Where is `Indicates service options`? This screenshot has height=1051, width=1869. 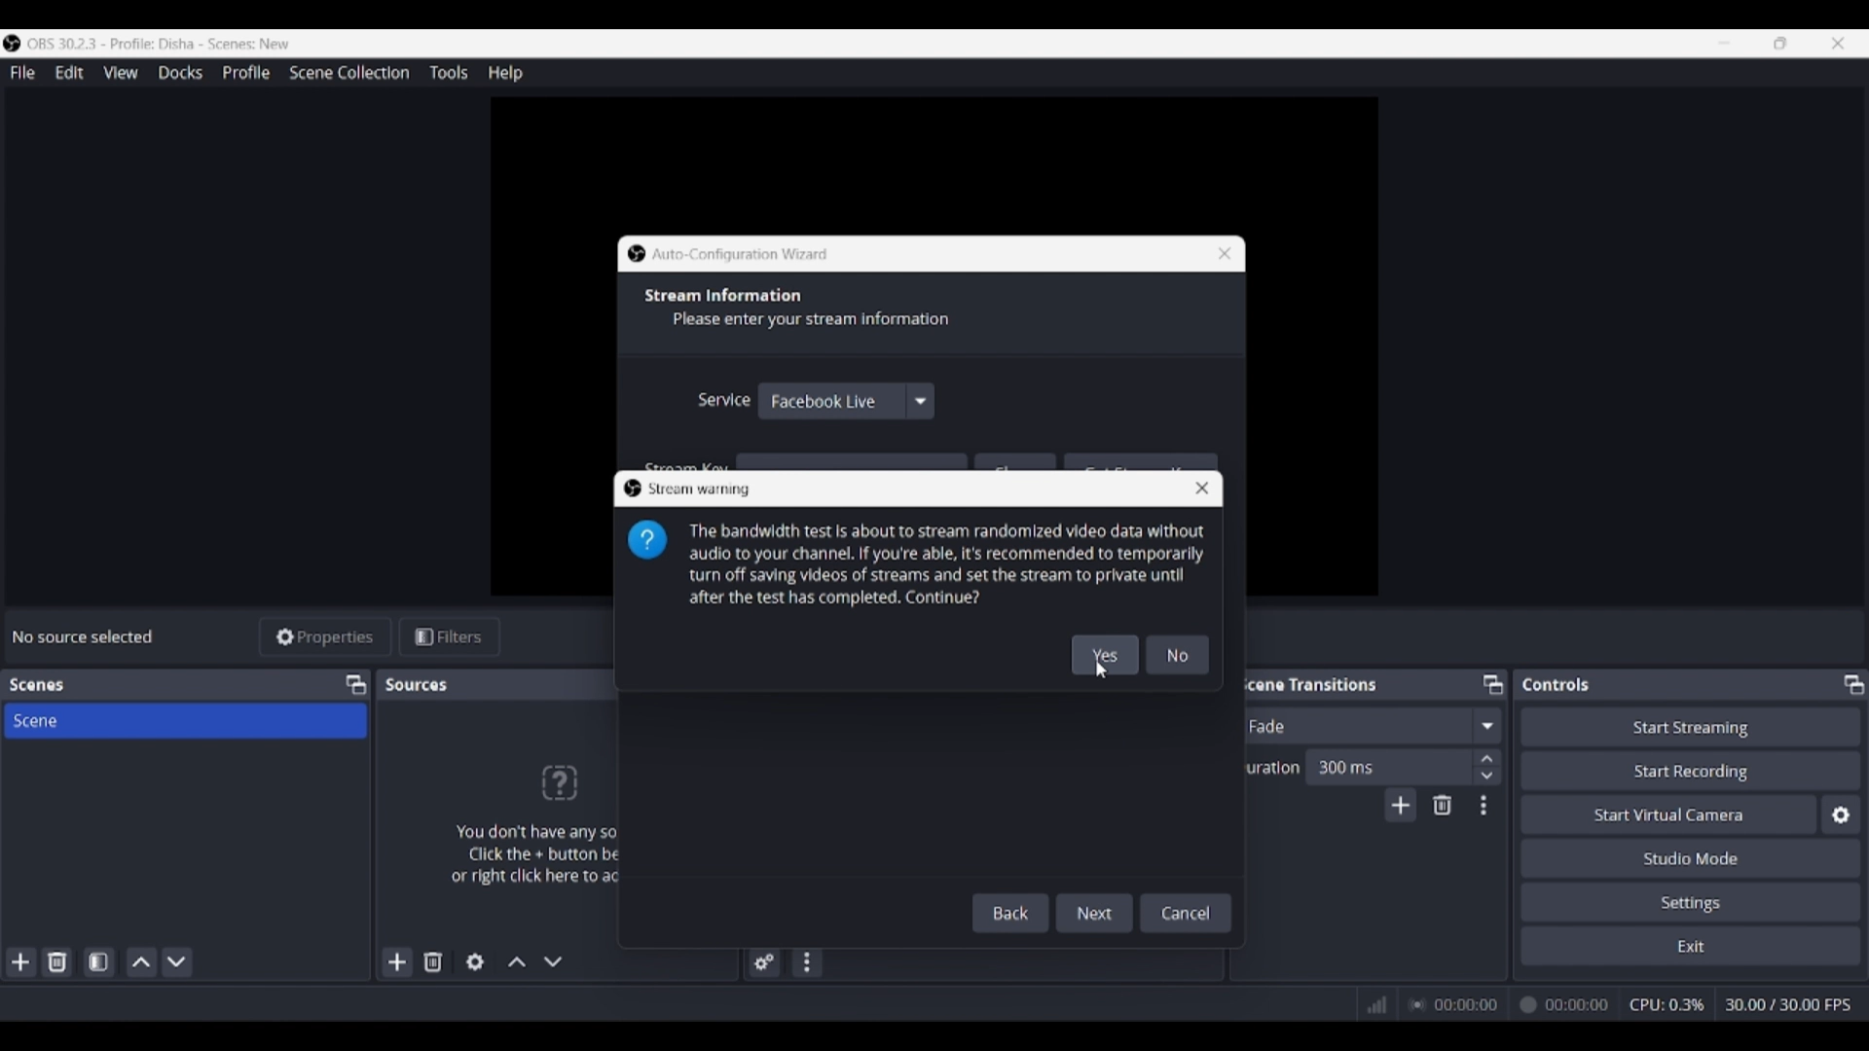
Indicates service options is located at coordinates (723, 399).